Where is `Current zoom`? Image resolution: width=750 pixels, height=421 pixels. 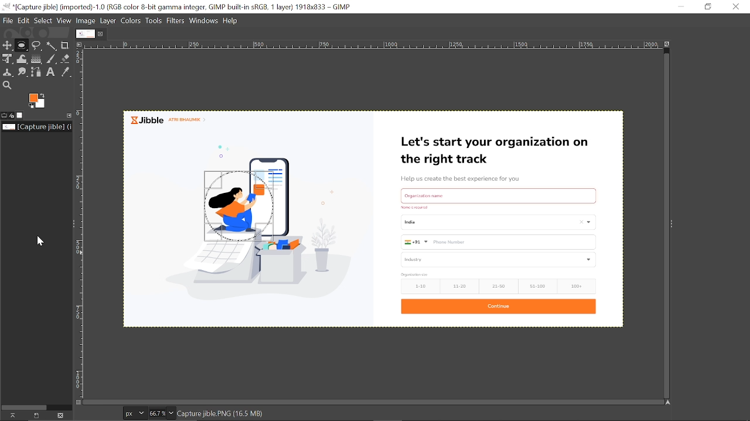 Current zoom is located at coordinates (156, 413).